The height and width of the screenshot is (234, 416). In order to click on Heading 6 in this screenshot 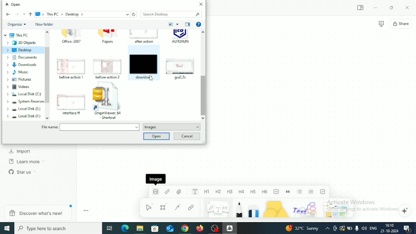, I will do `click(265, 191)`.